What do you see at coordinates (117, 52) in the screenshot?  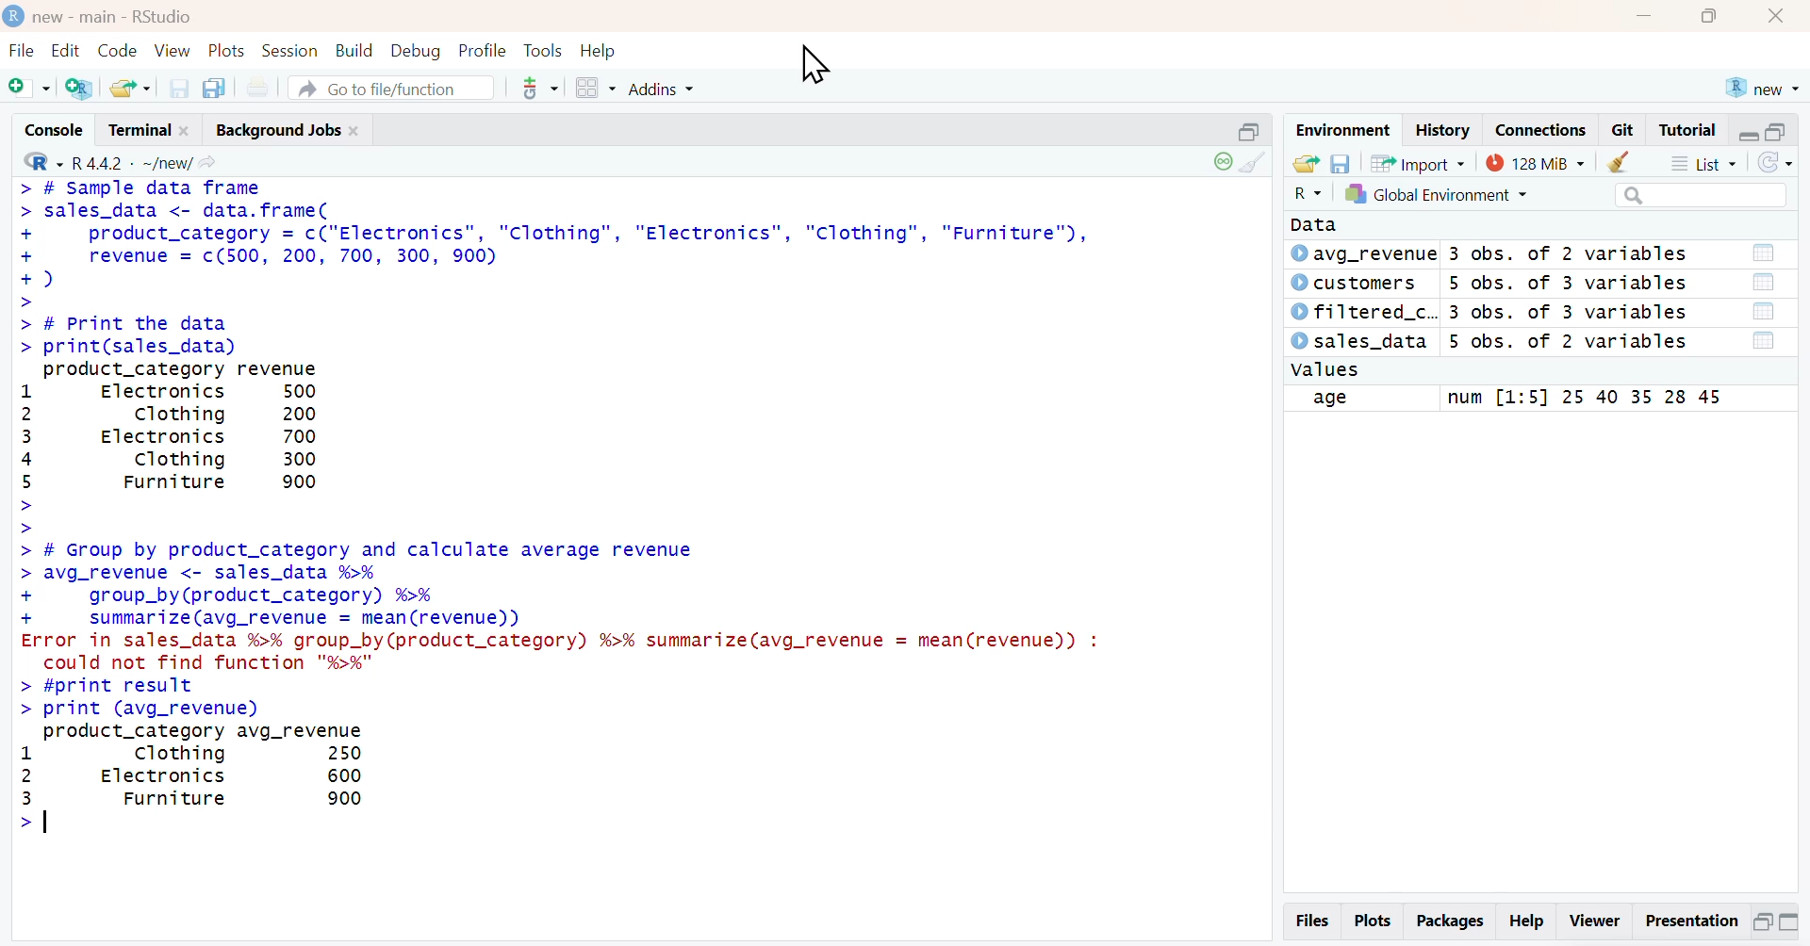 I see `Code` at bounding box center [117, 52].